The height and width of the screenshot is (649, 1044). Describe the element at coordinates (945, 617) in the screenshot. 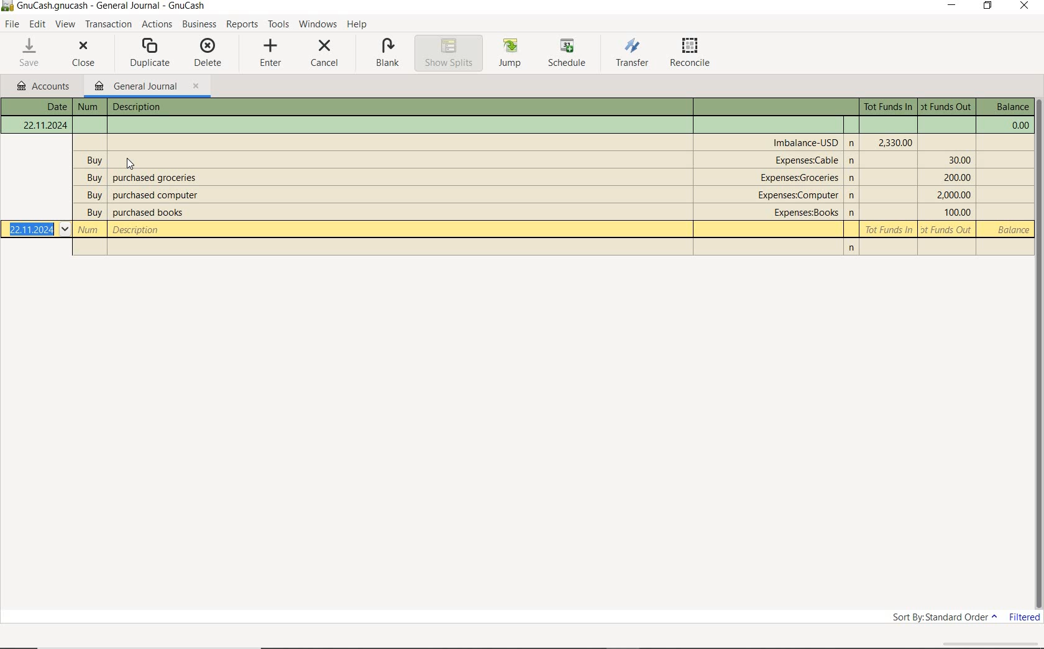

I see `sort by` at that location.